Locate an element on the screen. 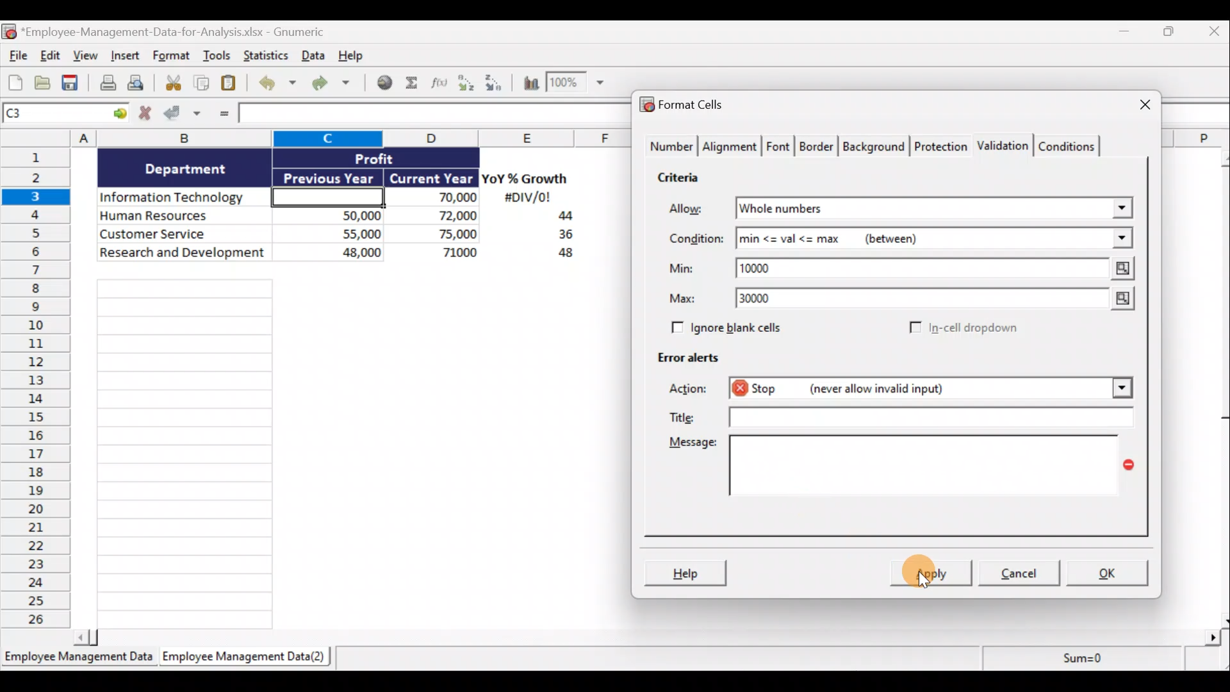 The image size is (1230, 692). Scroll bar is located at coordinates (652, 635).